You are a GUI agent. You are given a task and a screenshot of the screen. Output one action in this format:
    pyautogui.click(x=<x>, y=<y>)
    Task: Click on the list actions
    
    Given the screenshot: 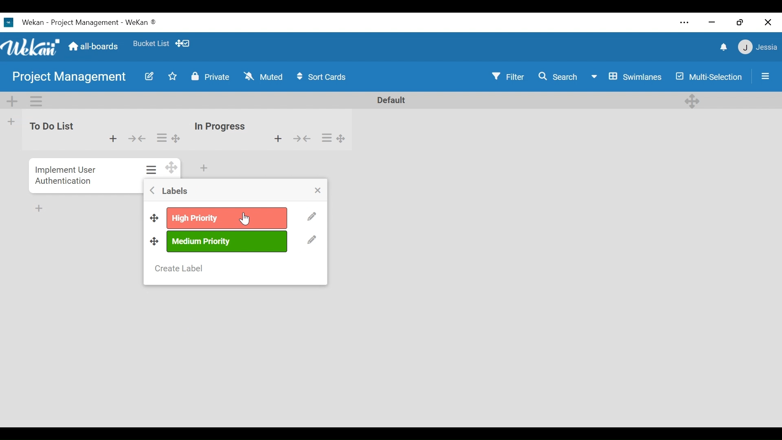 What is the action you would take?
    pyautogui.click(x=161, y=139)
    